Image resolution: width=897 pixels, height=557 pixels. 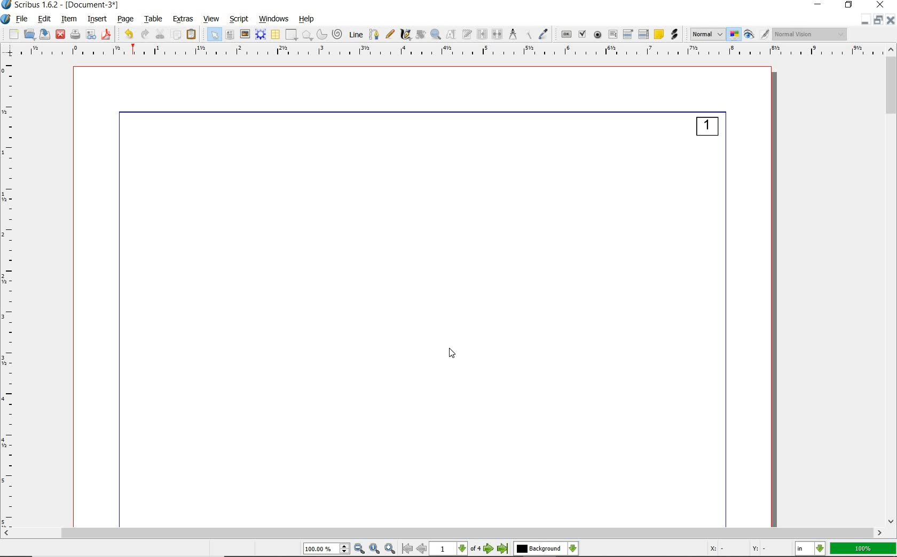 What do you see at coordinates (13, 35) in the screenshot?
I see `new` at bounding box center [13, 35].